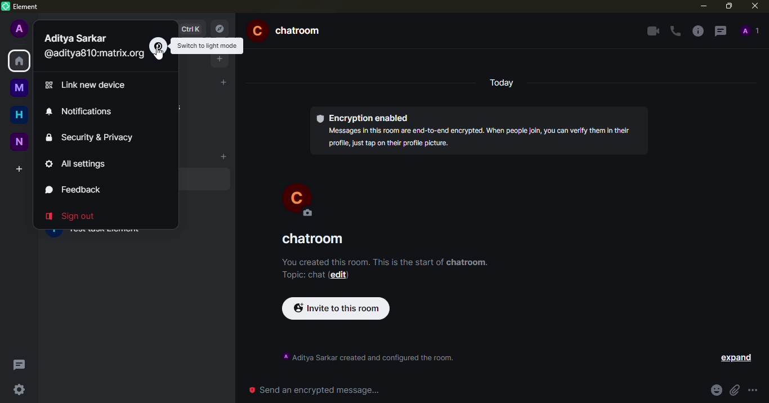  I want to click on element logo, so click(5, 7).